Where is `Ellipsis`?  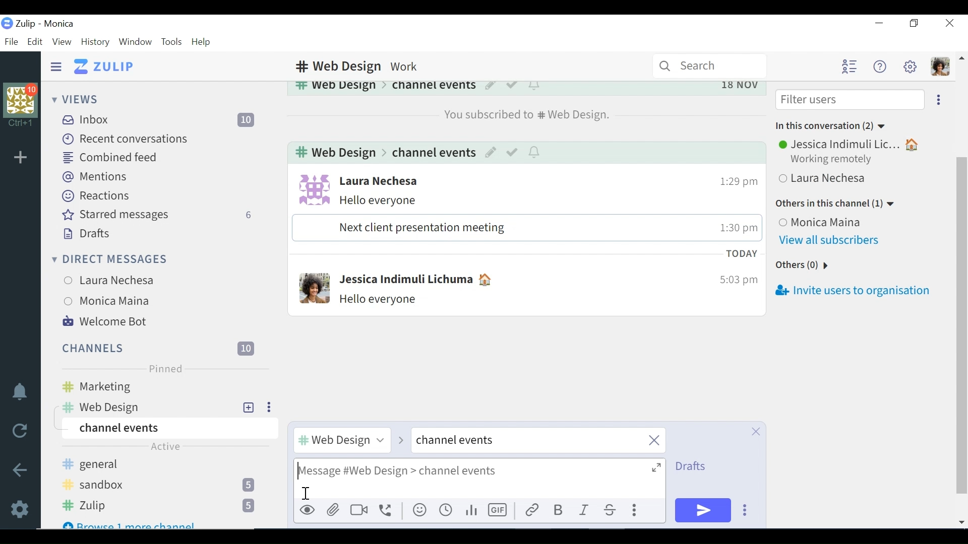
Ellipsis is located at coordinates (936, 99).